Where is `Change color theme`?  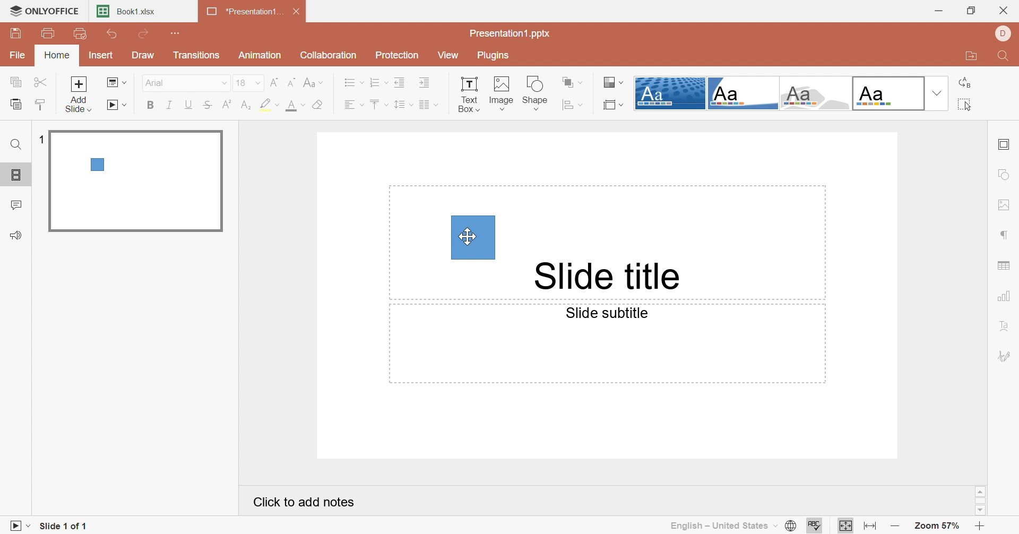
Change color theme is located at coordinates (615, 82).